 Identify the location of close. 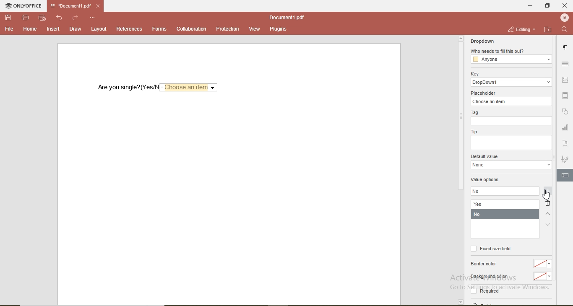
(565, 6).